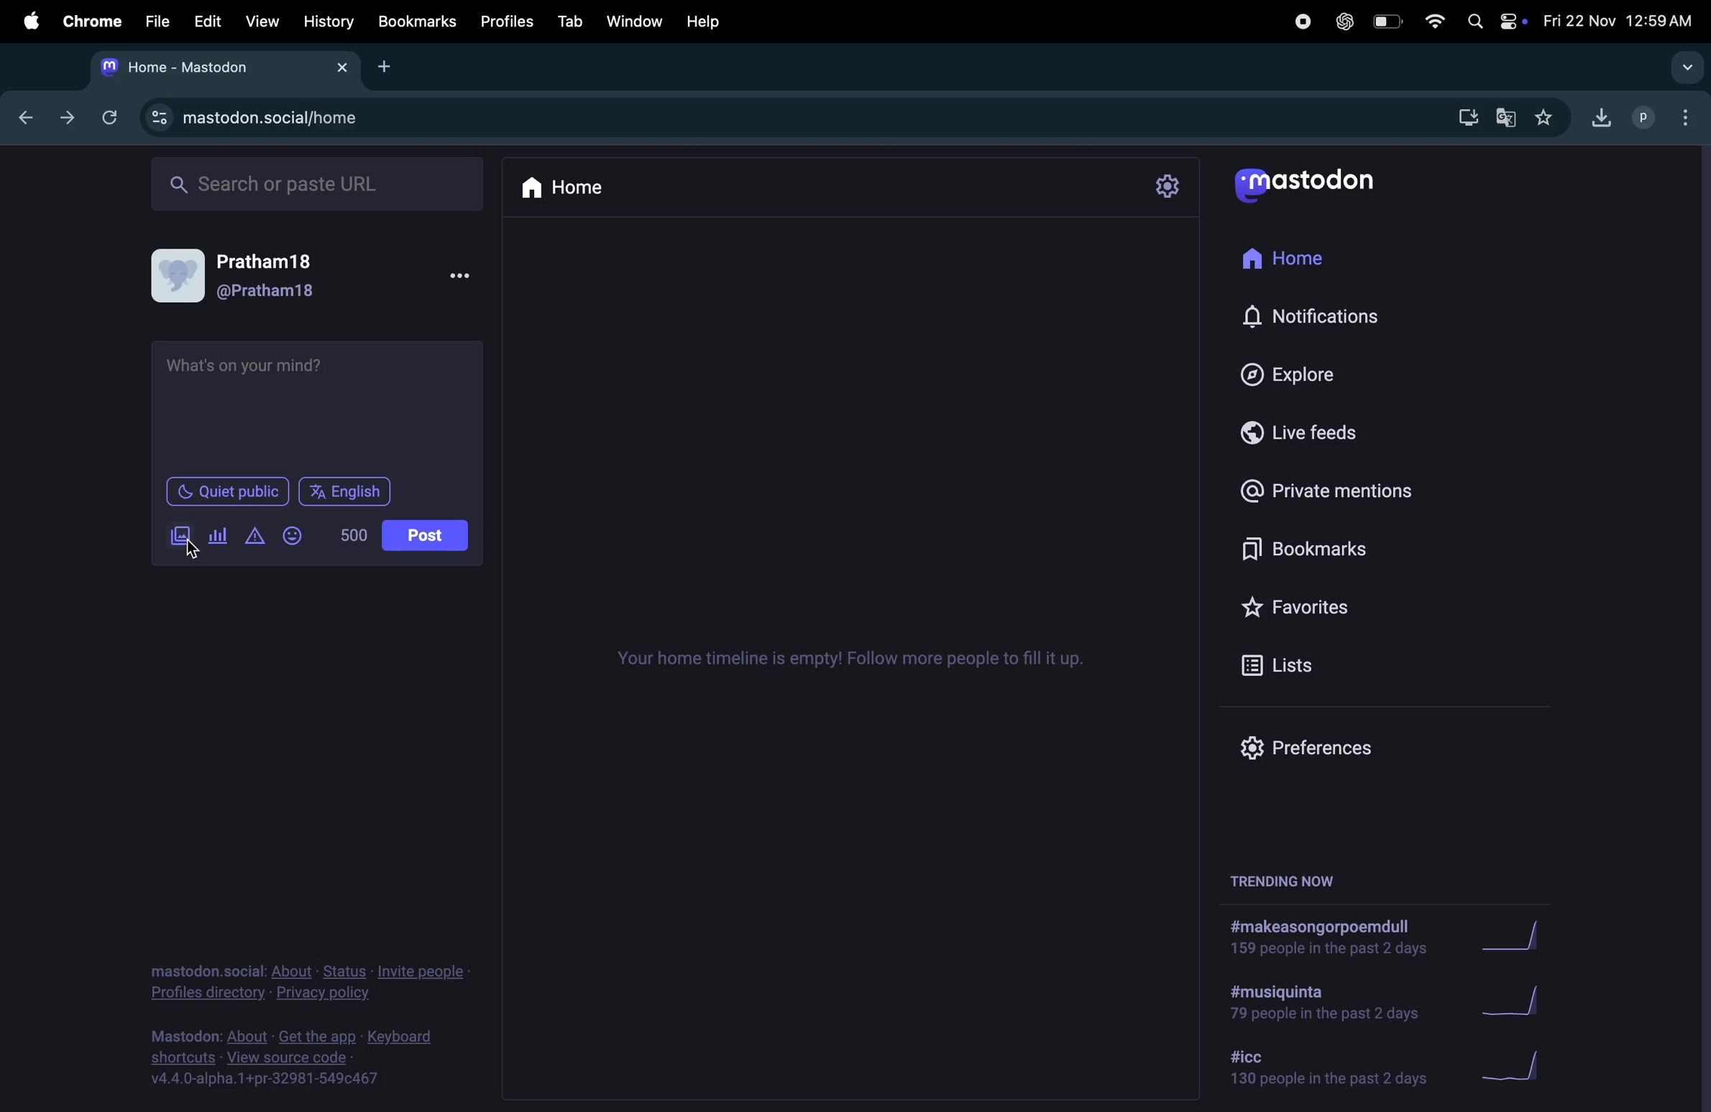 The height and width of the screenshot is (1112, 1711). Describe the element at coordinates (504, 24) in the screenshot. I see `` at that location.